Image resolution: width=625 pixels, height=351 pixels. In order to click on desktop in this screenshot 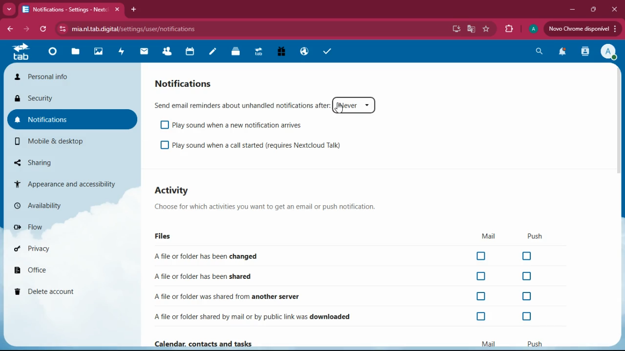, I will do `click(455, 30)`.